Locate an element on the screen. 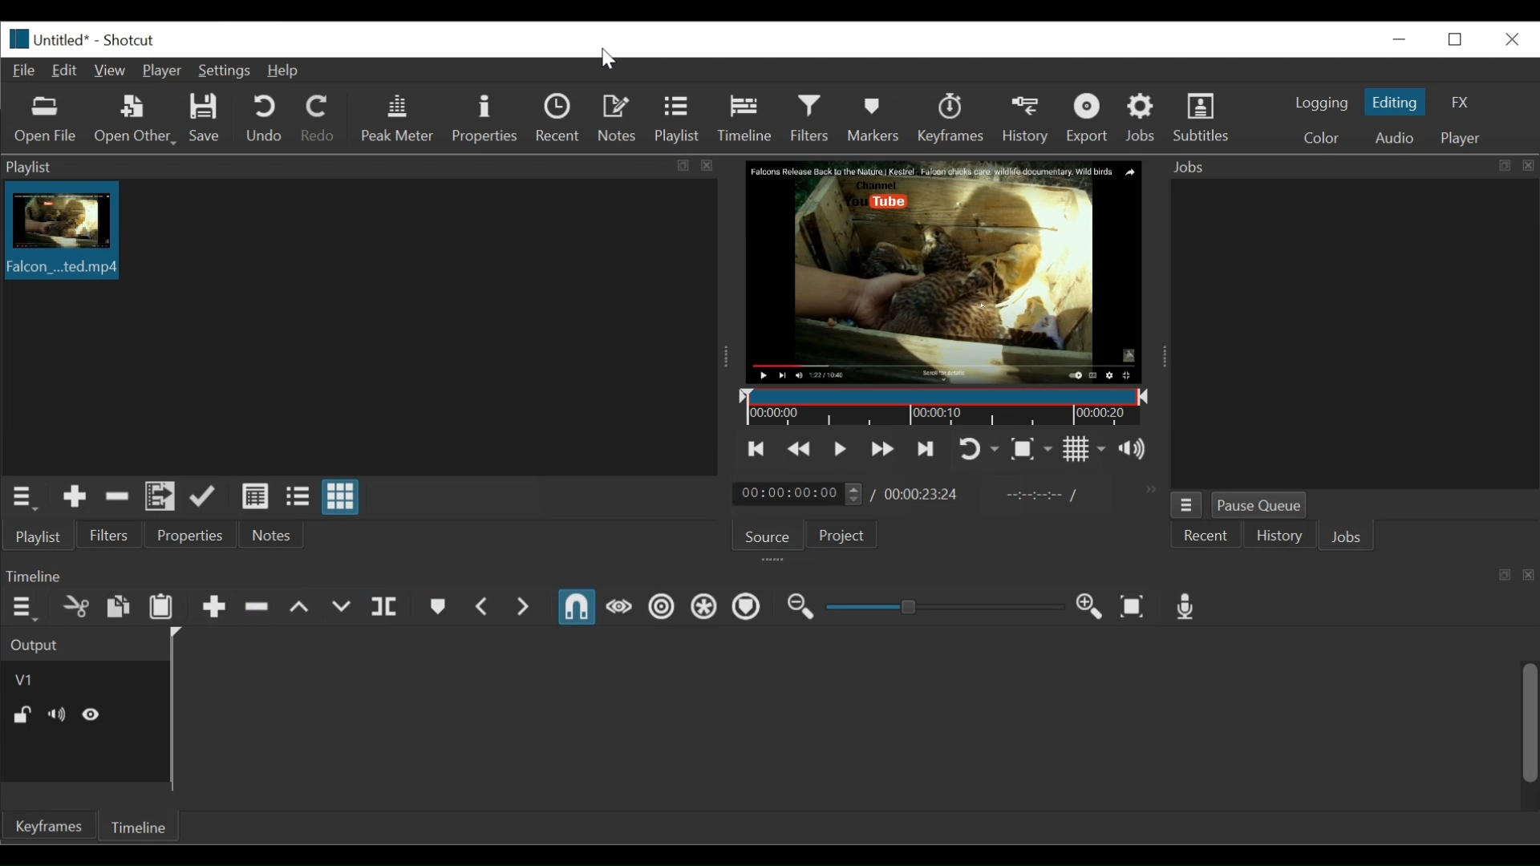 Image resolution: width=1540 pixels, height=866 pixels. Keyframes is located at coordinates (950, 118).